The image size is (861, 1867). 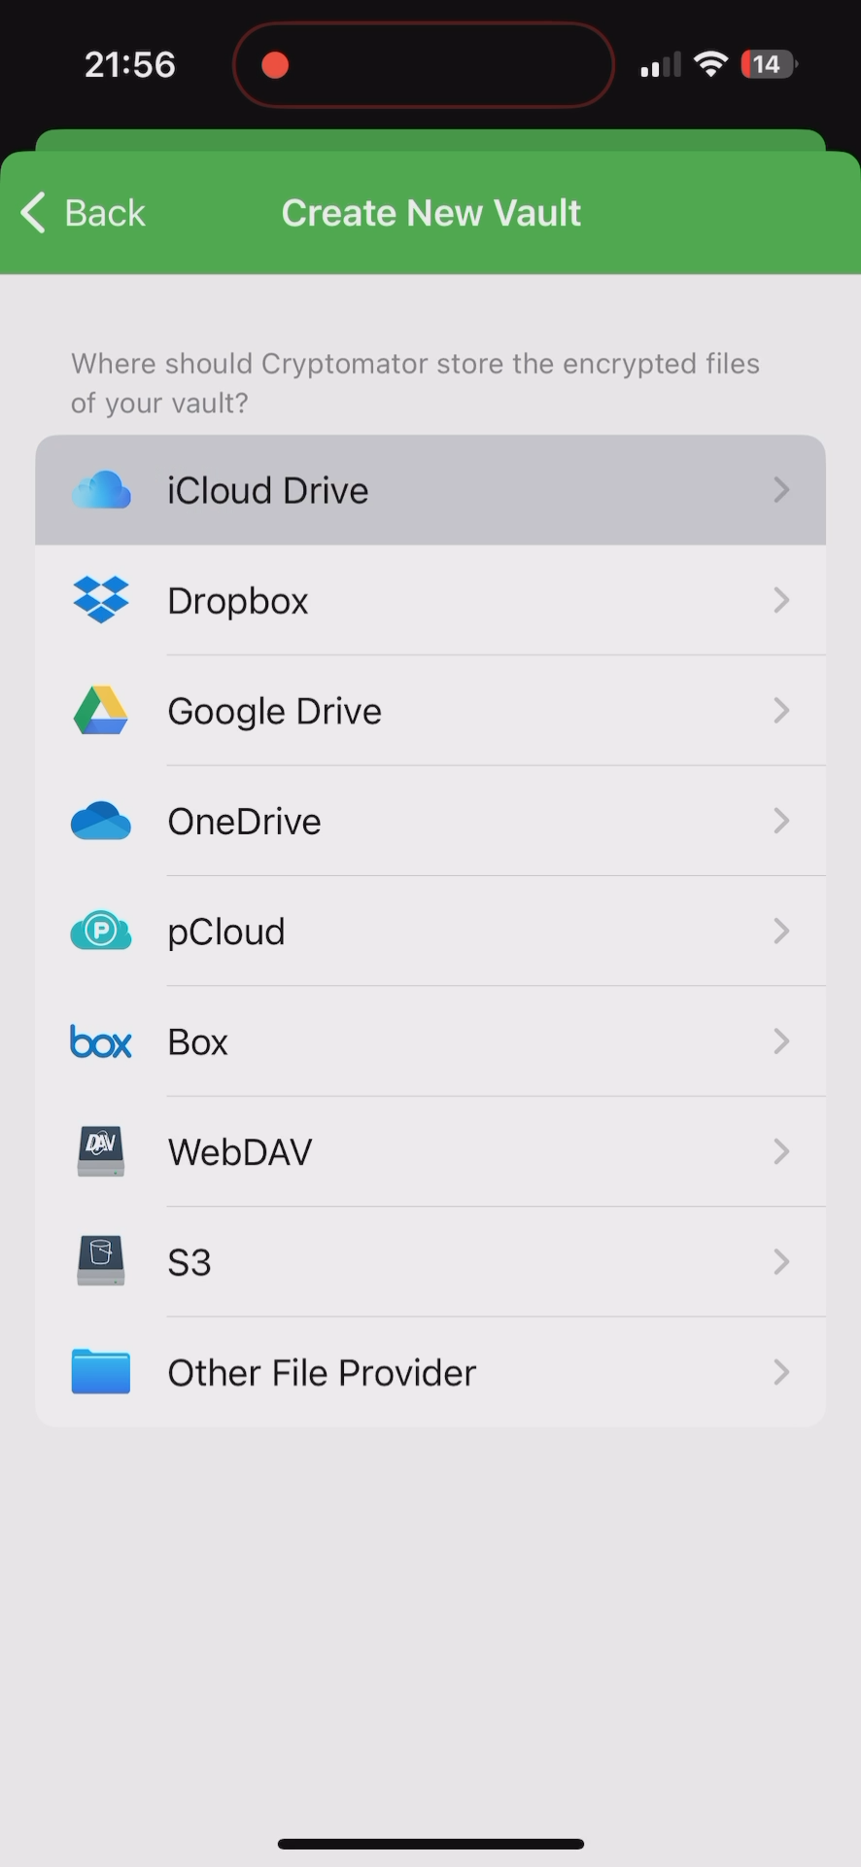 I want to click on wi-fi, so click(x=712, y=72).